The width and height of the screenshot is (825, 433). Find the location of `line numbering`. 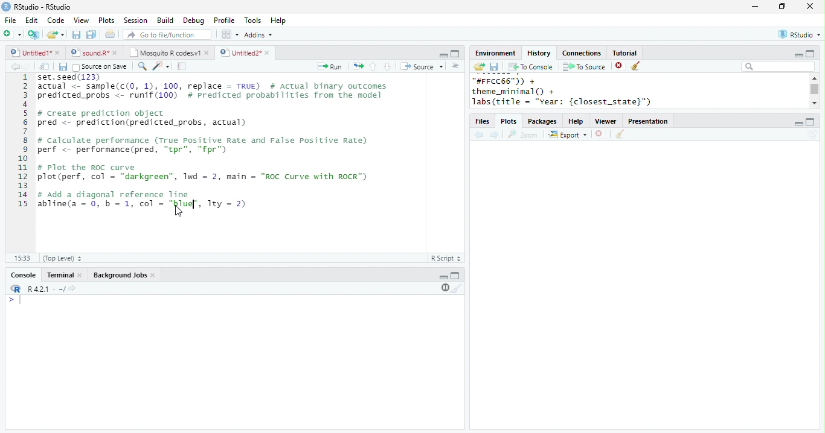

line numbering is located at coordinates (24, 142).